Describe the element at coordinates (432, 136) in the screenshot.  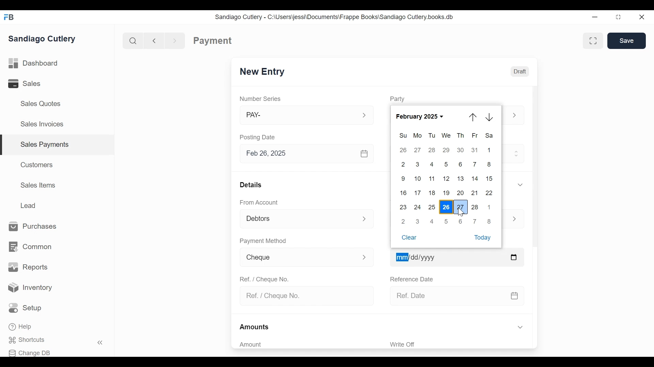
I see `Tu` at that location.